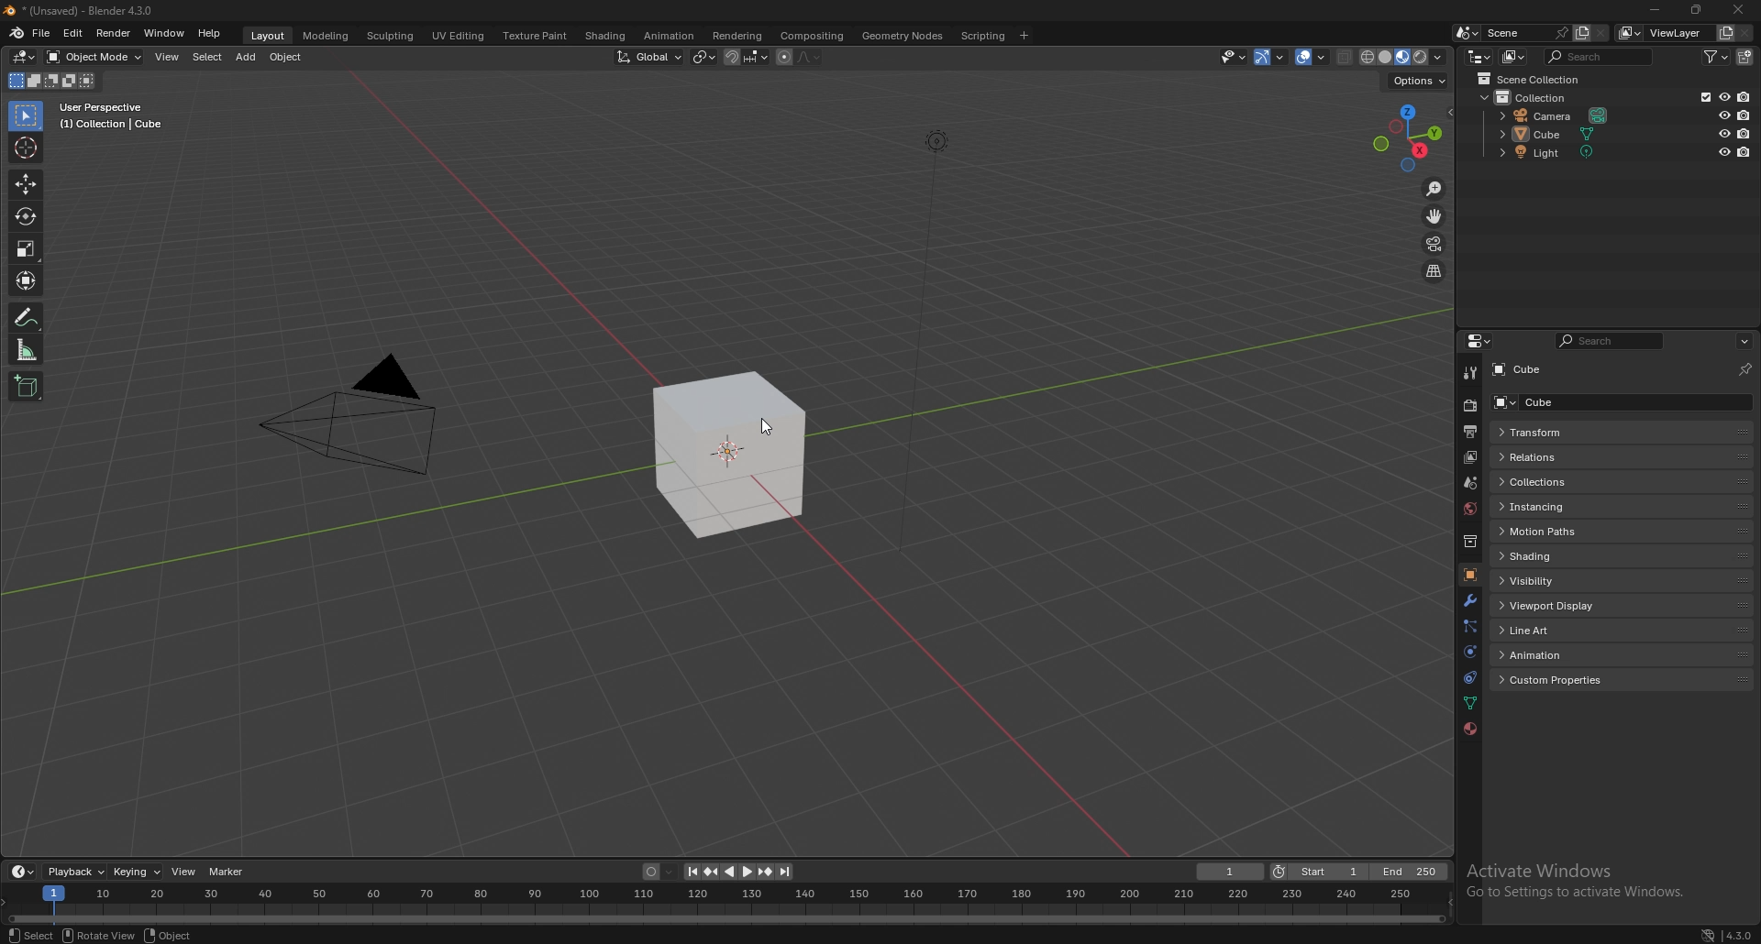  I want to click on constraints, so click(1467, 677).